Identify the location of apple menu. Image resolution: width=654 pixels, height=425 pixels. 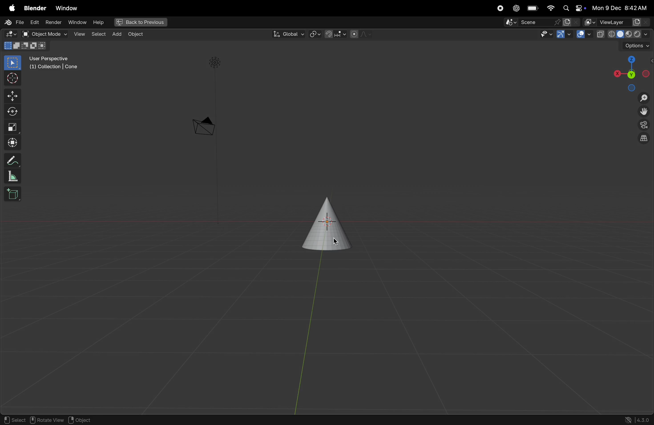
(11, 7).